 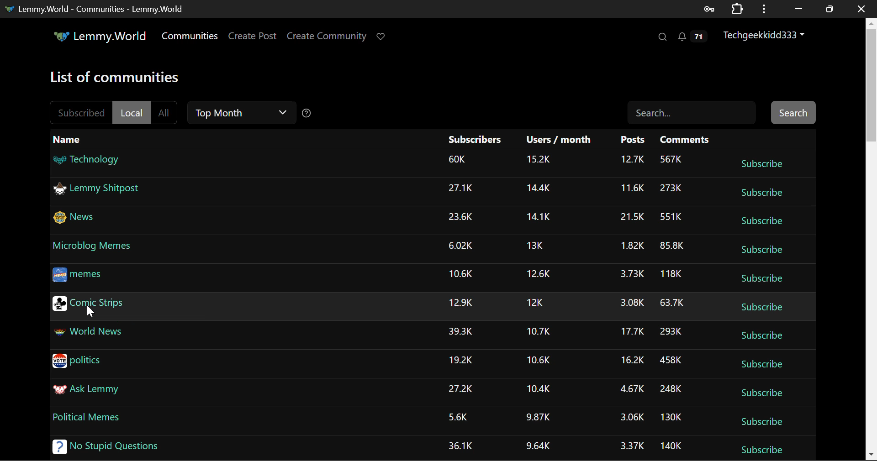 I want to click on Posts, so click(x=635, y=141).